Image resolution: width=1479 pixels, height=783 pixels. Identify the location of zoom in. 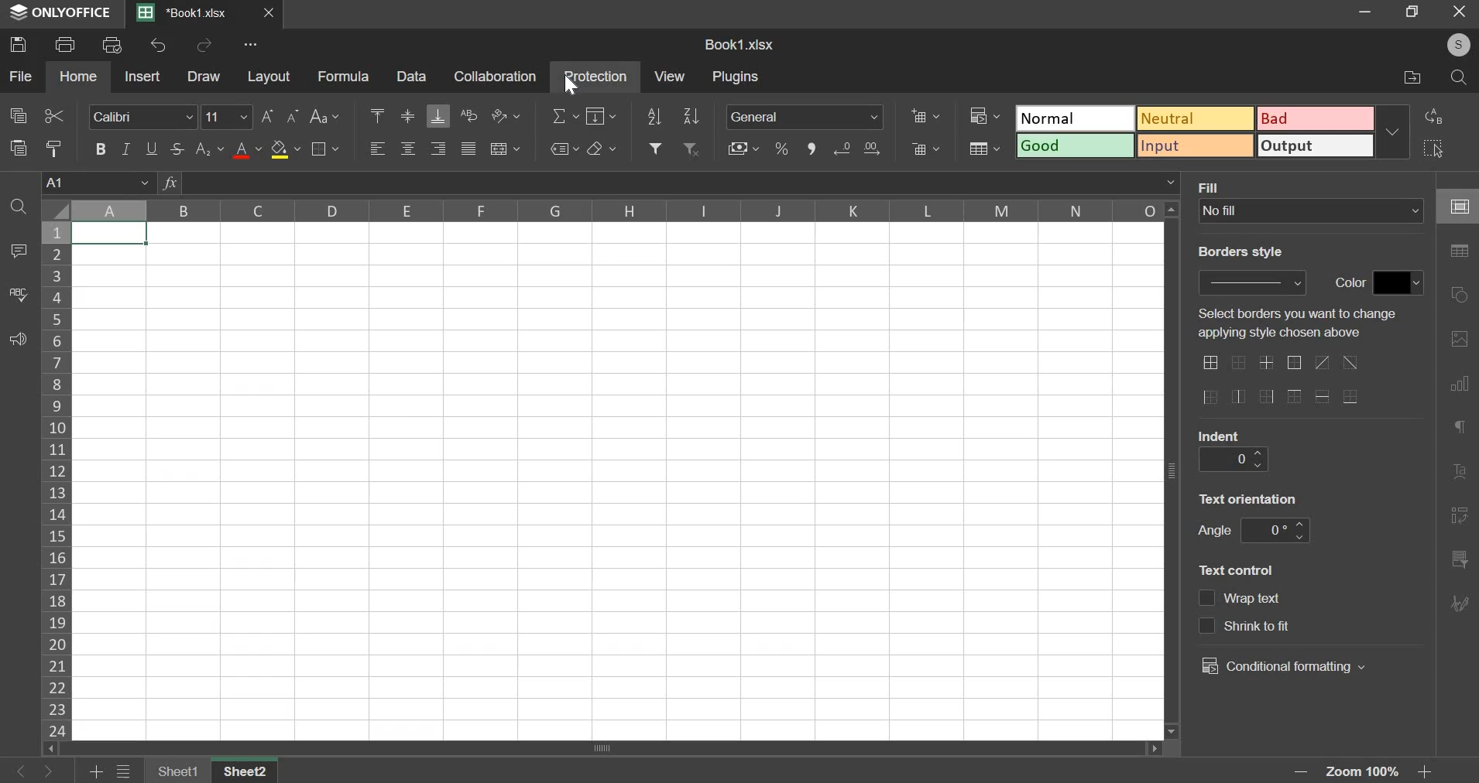
(1429, 772).